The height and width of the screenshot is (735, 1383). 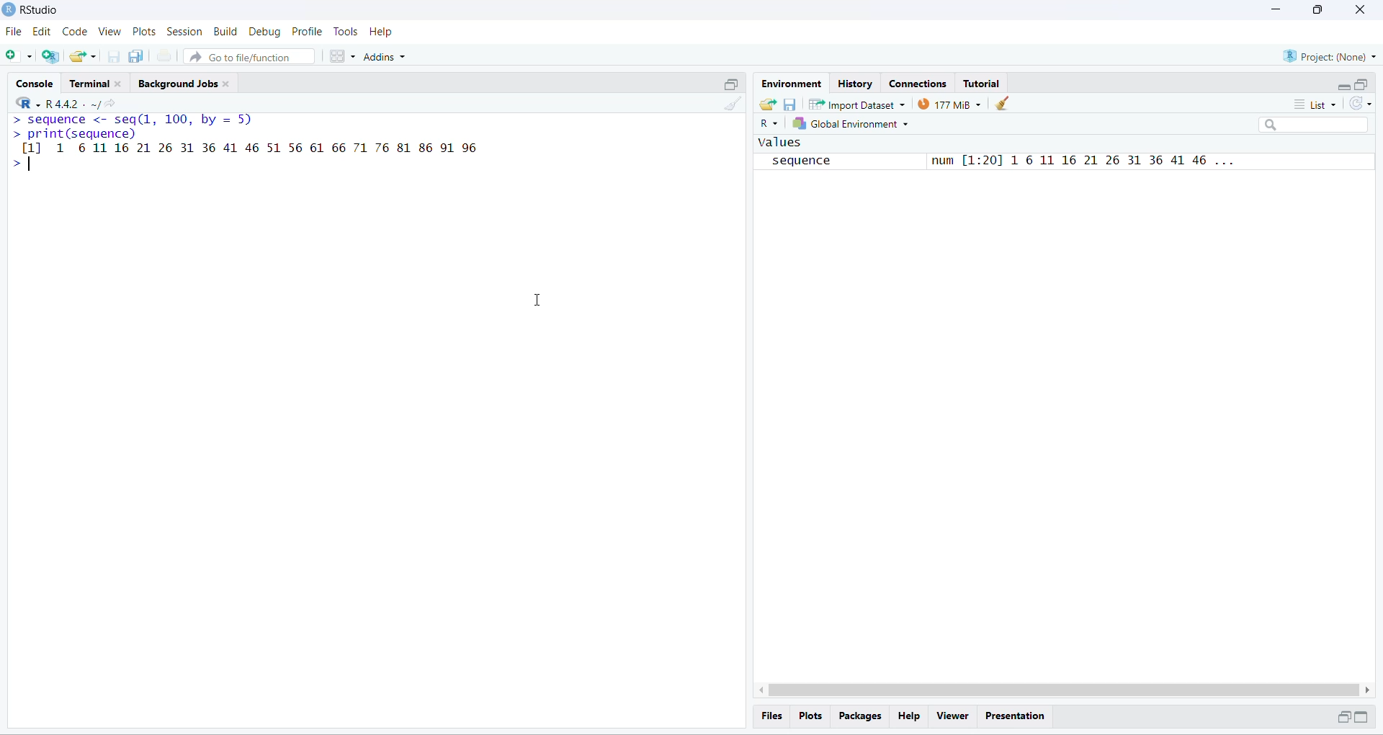 I want to click on RStudio, so click(x=41, y=9).